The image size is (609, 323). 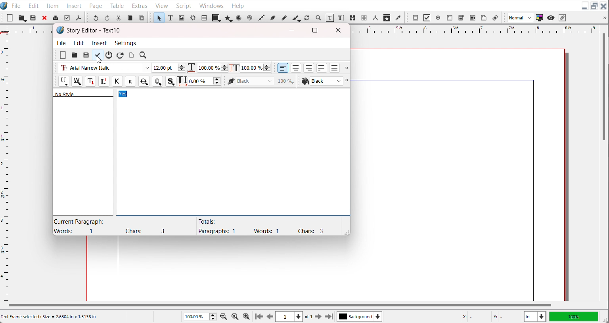 I want to click on Preview, so click(x=551, y=18).